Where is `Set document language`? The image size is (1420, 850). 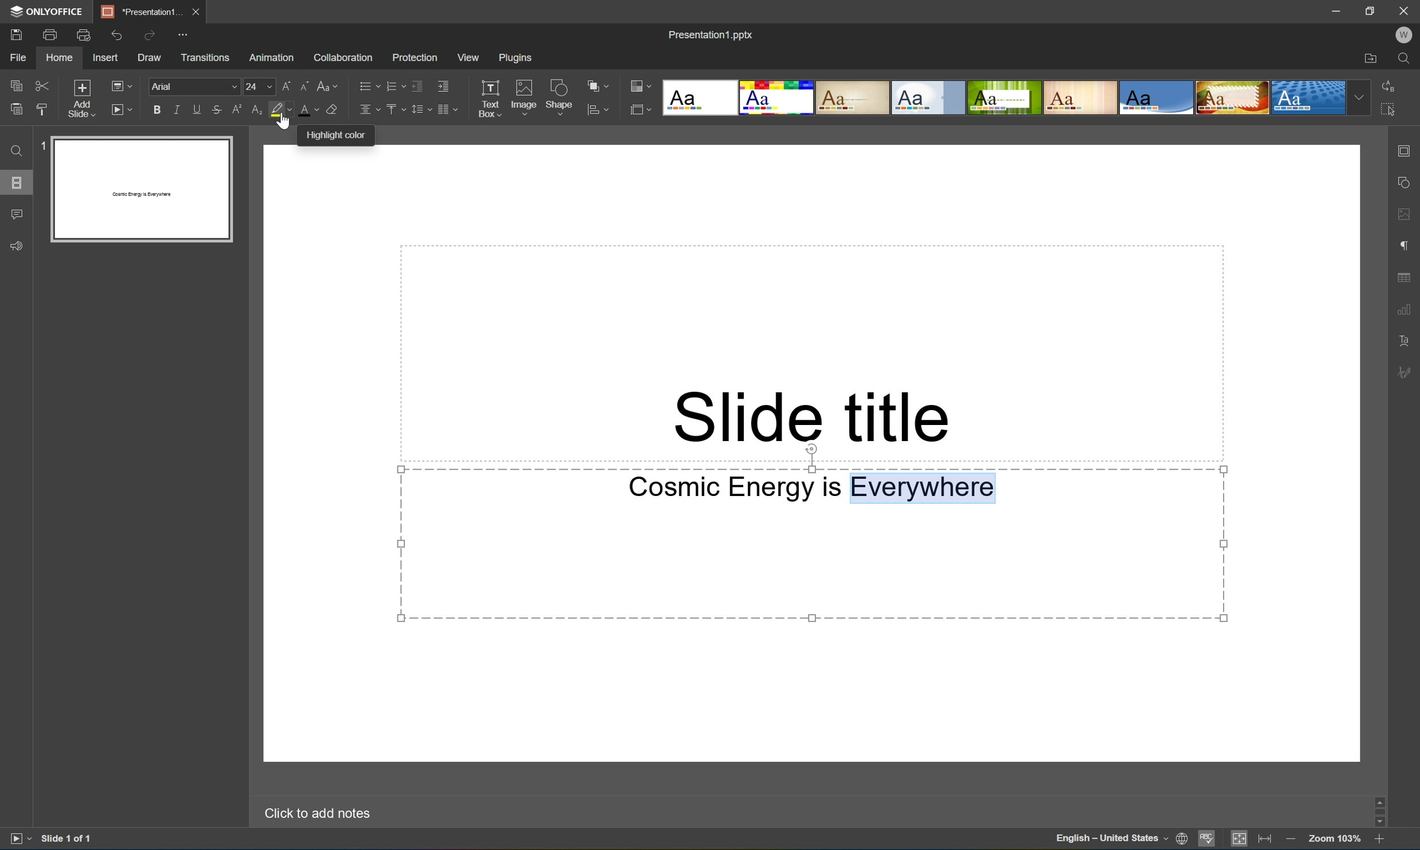
Set document language is located at coordinates (1181, 840).